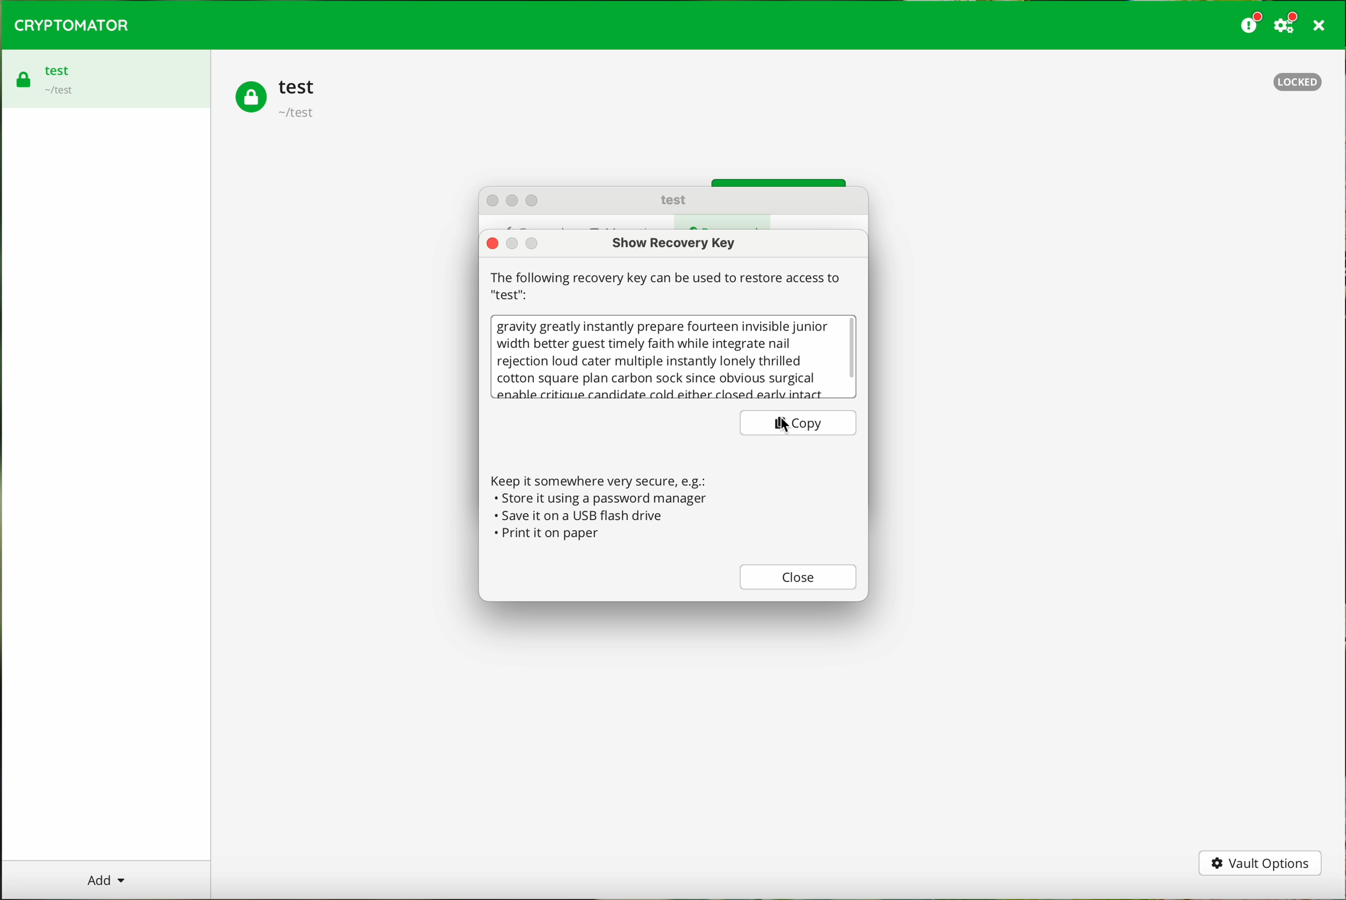  I want to click on locked, so click(1294, 80).